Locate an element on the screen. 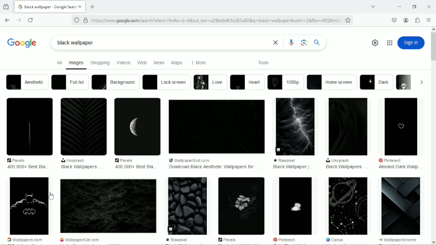 This screenshot has height=245, width=436. go back is located at coordinates (7, 19).